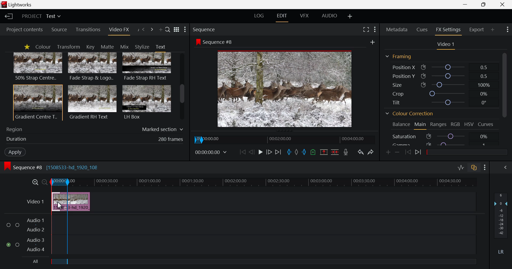 The image size is (512, 269). I want to click on RGB, so click(455, 125).